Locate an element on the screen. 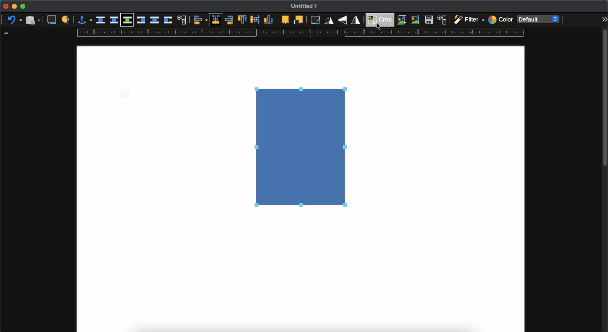 The image size is (608, 332). default is located at coordinates (539, 19).